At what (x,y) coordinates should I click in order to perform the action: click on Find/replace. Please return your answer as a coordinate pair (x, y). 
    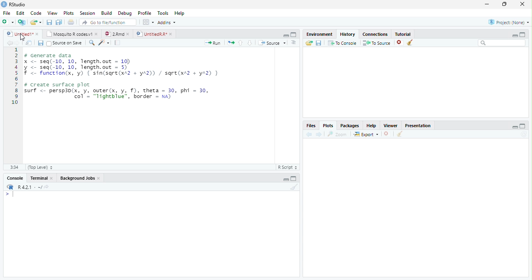
    Looking at the image, I should click on (91, 43).